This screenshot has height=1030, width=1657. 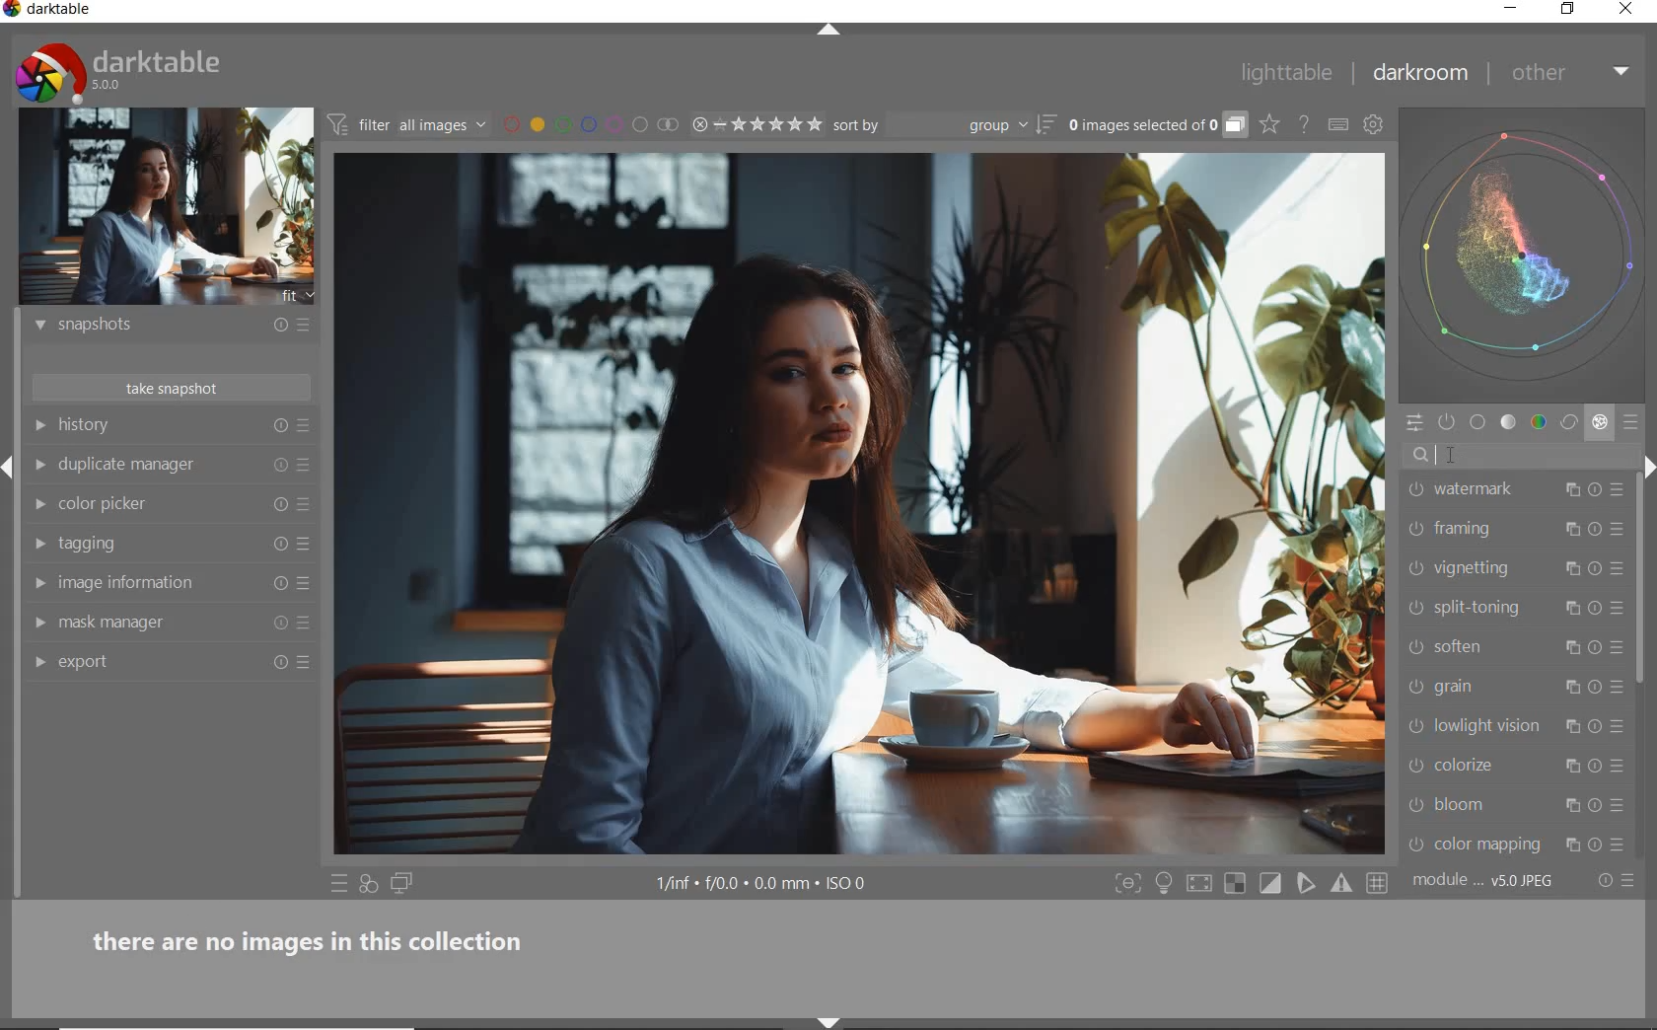 What do you see at coordinates (402, 884) in the screenshot?
I see `display a second darkroom image window` at bounding box center [402, 884].